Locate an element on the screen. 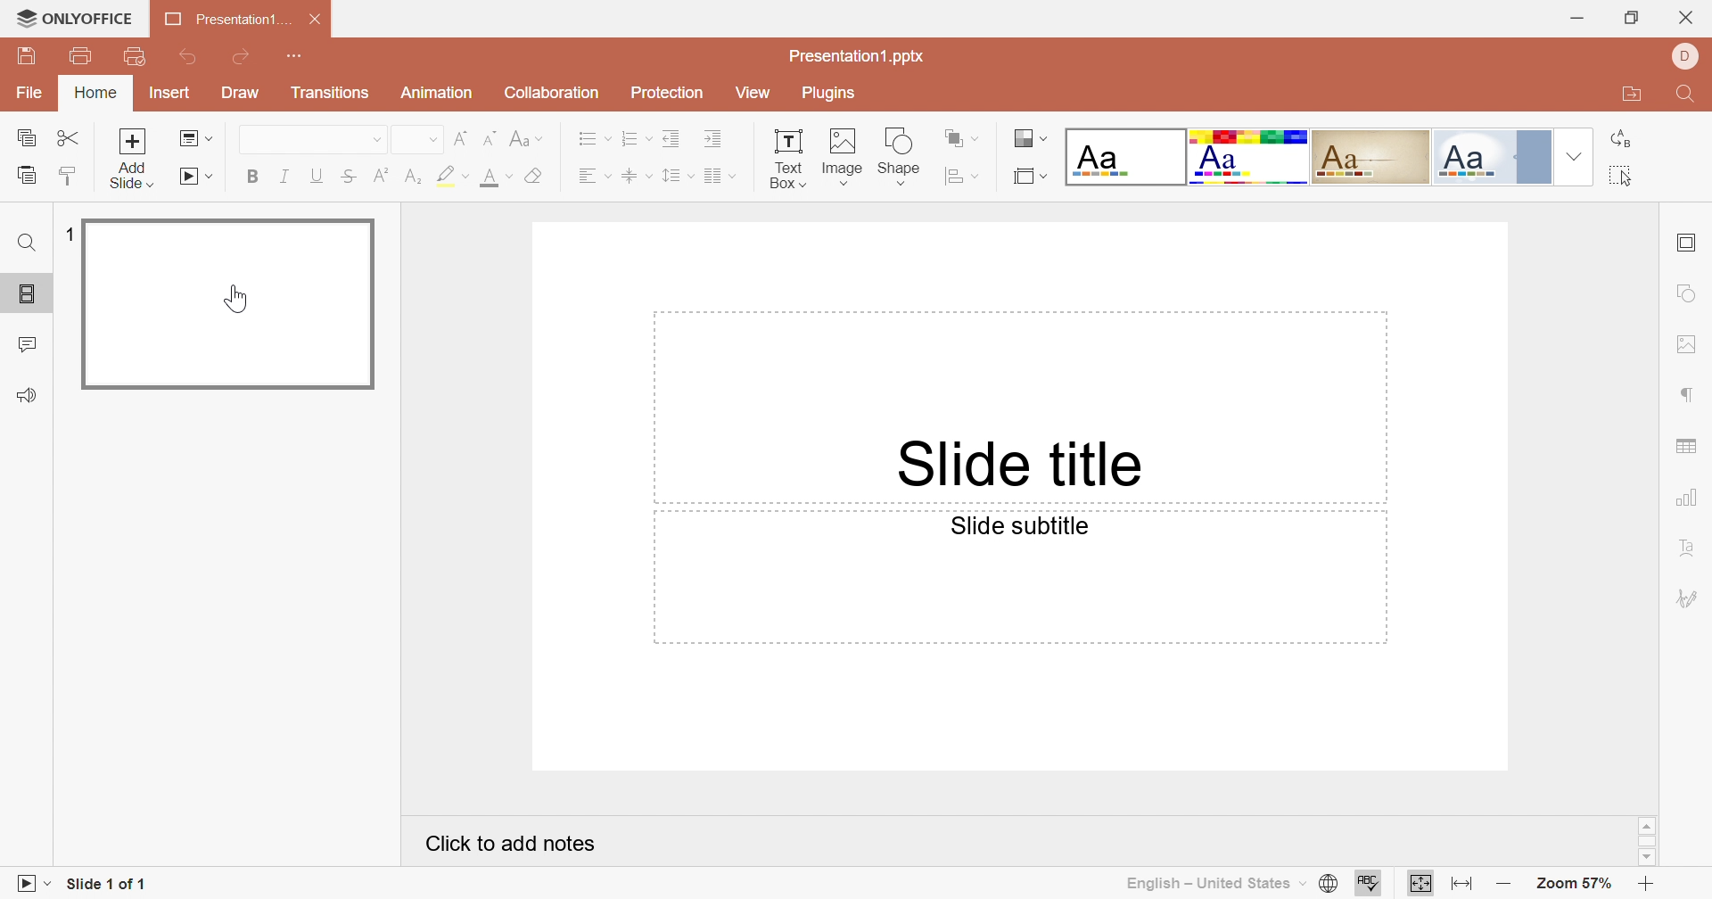  Drop Down is located at coordinates (371, 140).